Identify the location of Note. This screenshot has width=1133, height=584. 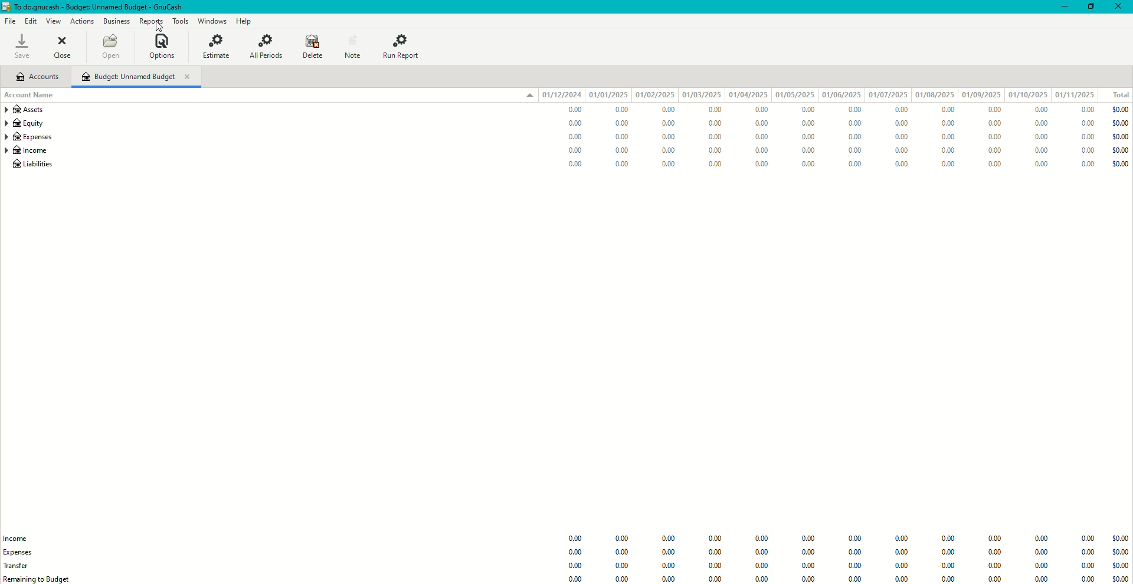
(351, 45).